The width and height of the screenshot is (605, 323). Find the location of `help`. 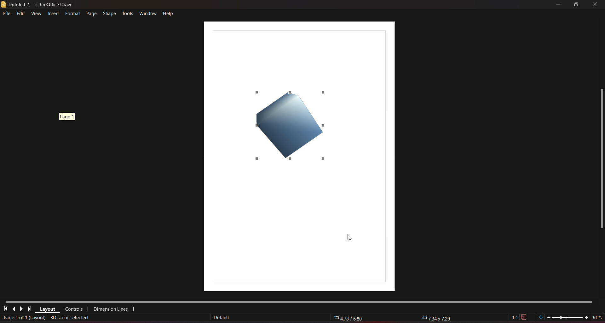

help is located at coordinates (168, 13).